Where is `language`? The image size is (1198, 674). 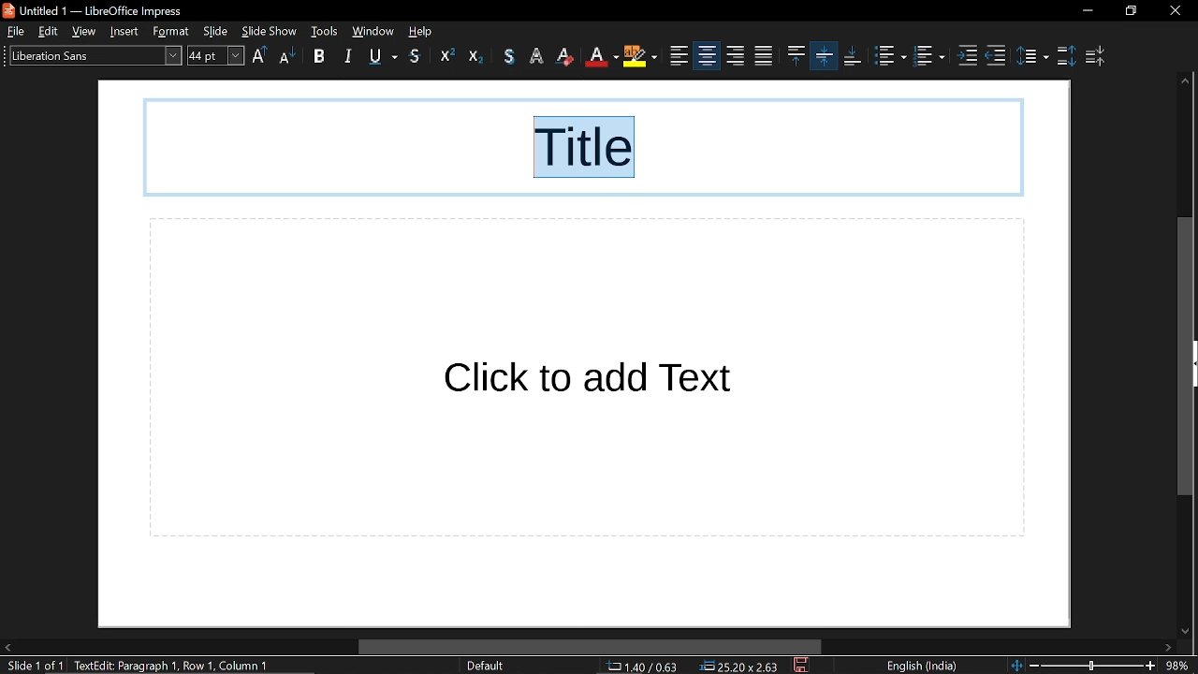 language is located at coordinates (920, 667).